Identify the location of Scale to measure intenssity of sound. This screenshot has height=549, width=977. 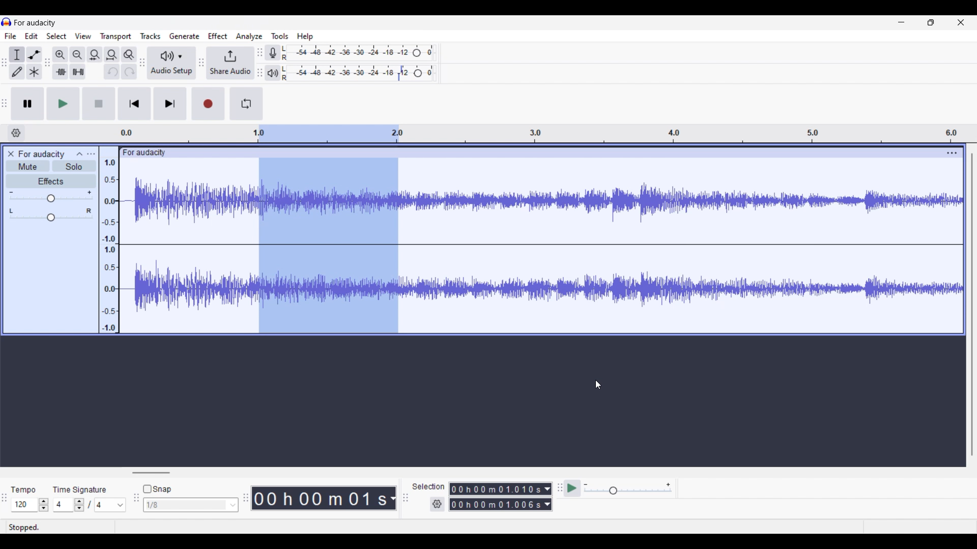
(109, 246).